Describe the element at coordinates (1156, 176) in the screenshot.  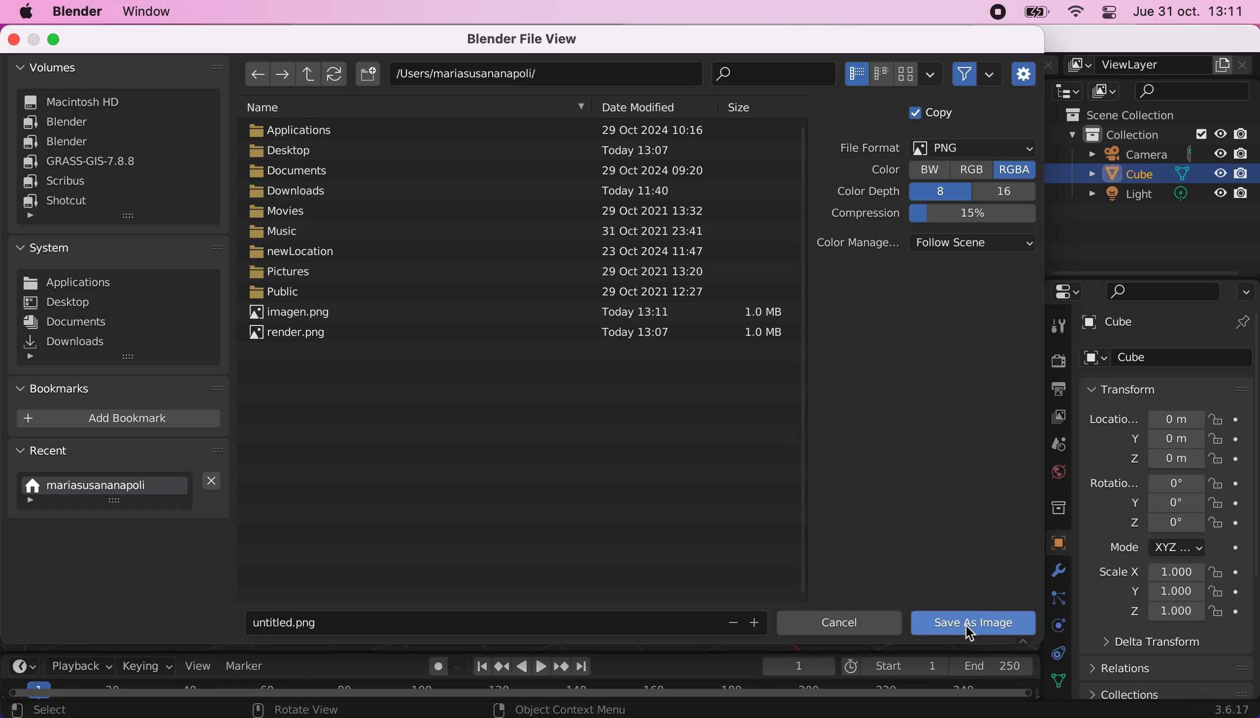
I see `cube` at that location.